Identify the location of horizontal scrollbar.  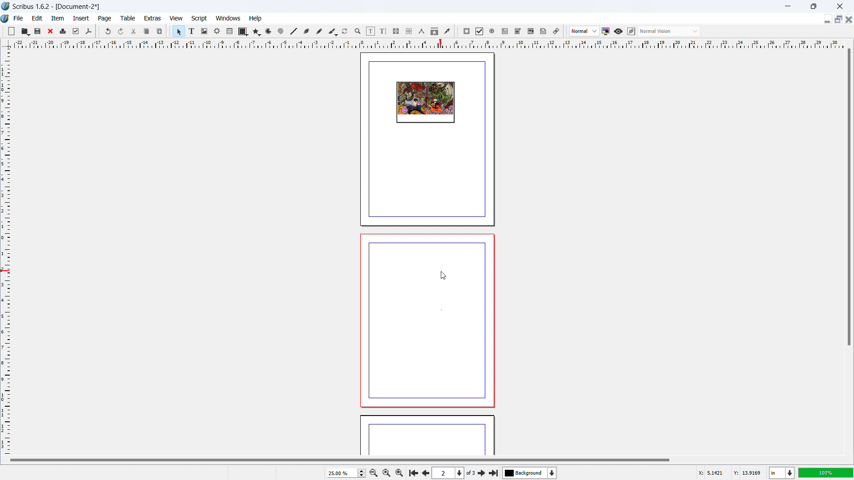
(340, 460).